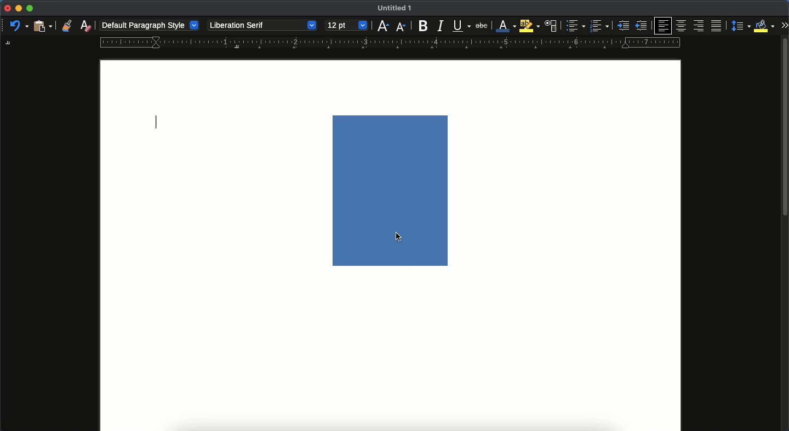 The width and height of the screenshot is (789, 431). I want to click on strikethrough, so click(483, 26).